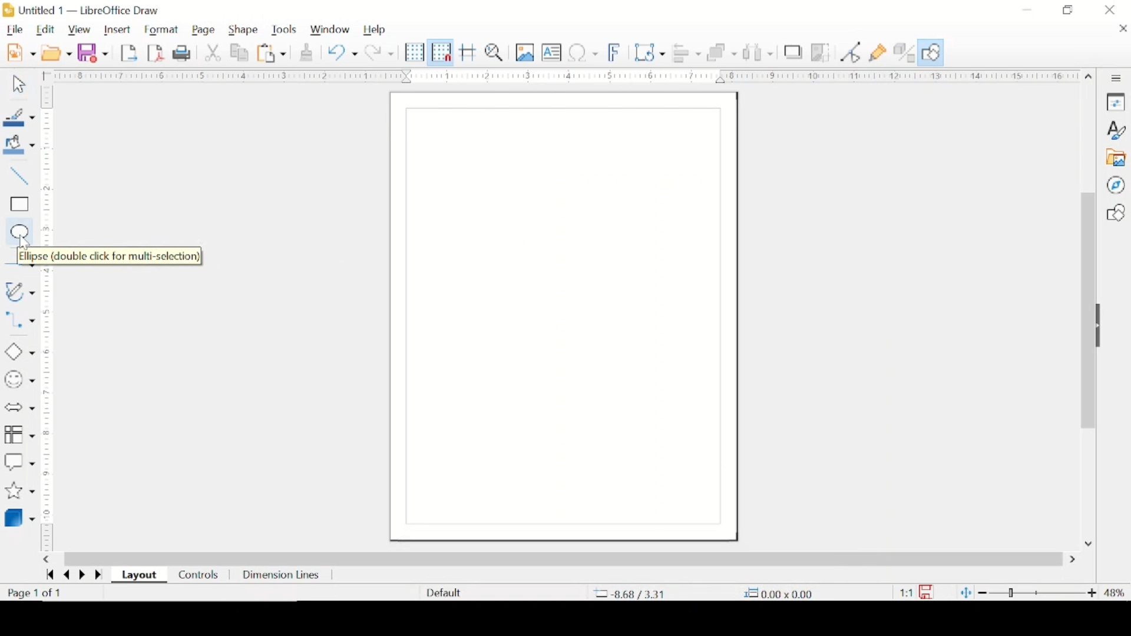  What do you see at coordinates (1089, 75) in the screenshot?
I see `scroll up arrow` at bounding box center [1089, 75].